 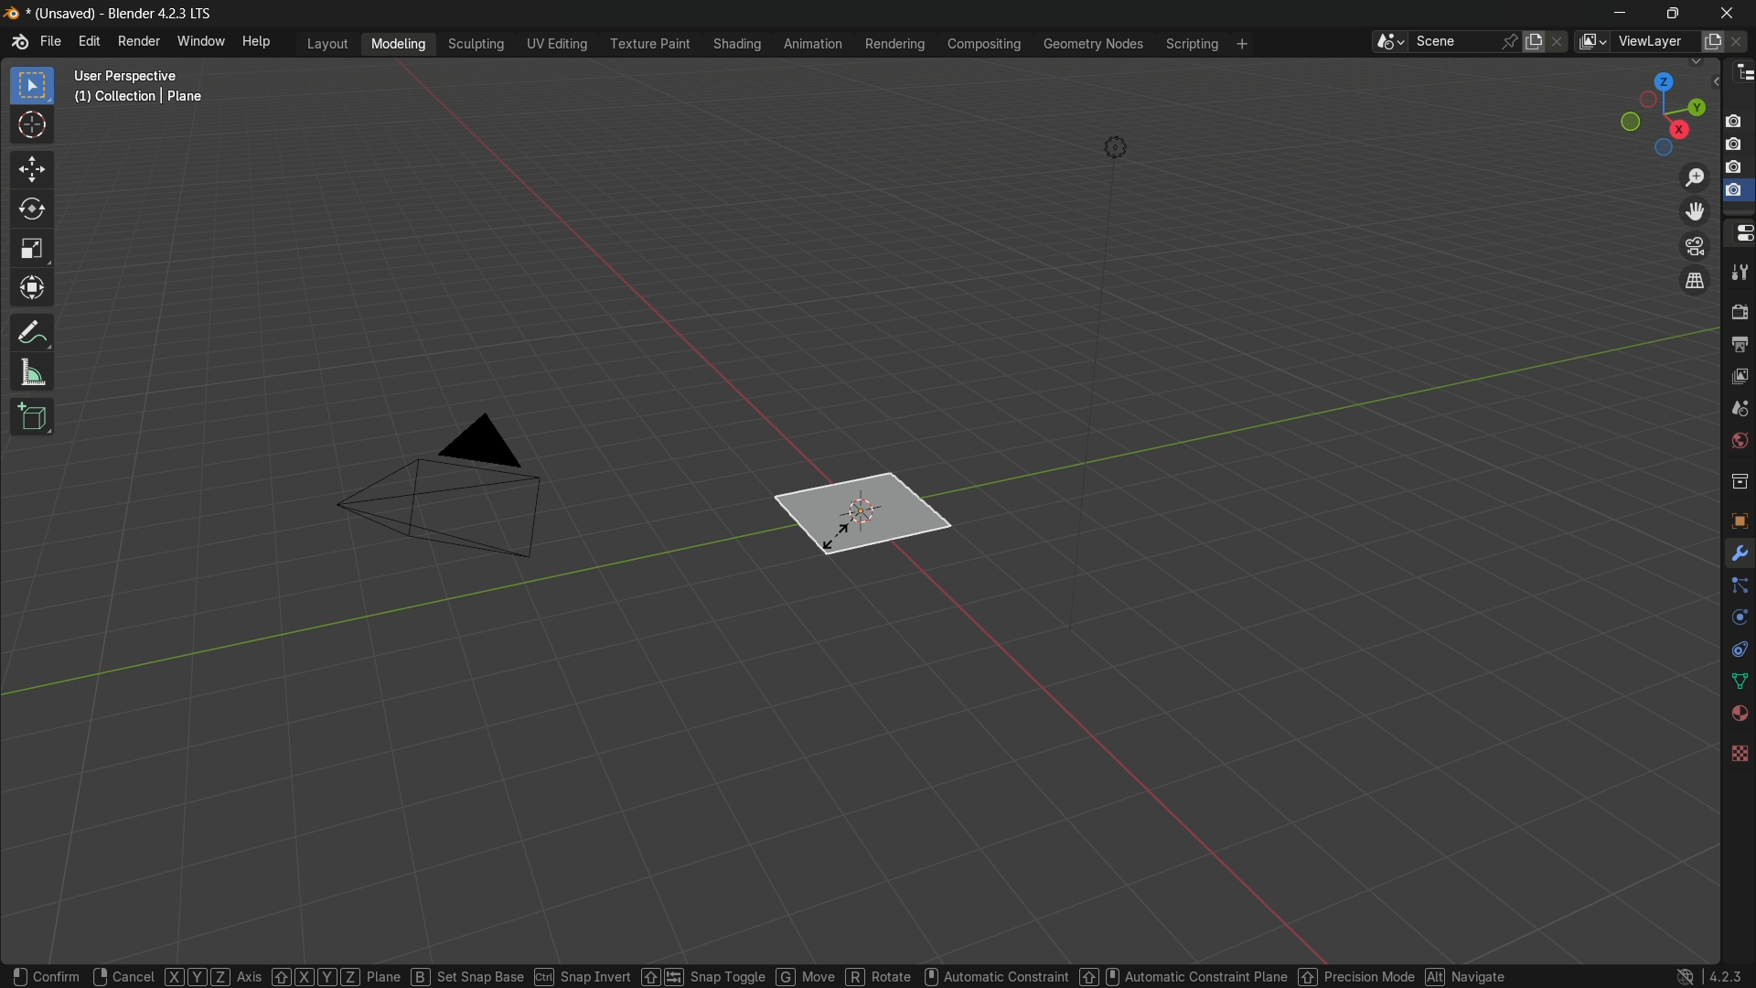 I want to click on scene name, so click(x=1448, y=40).